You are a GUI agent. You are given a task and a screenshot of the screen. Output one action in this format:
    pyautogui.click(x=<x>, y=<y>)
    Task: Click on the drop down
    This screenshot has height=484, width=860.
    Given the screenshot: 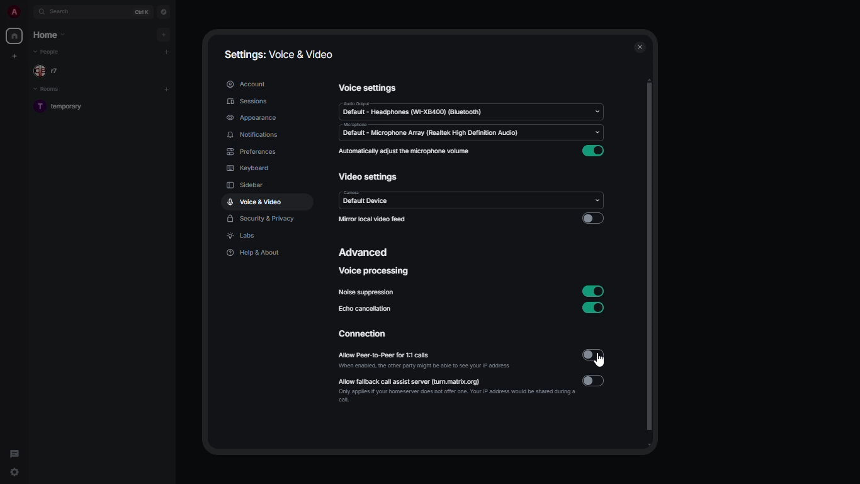 What is the action you would take?
    pyautogui.click(x=596, y=112)
    